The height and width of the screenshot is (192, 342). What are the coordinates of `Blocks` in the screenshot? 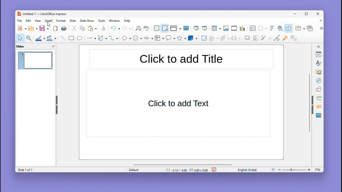 It's located at (160, 38).